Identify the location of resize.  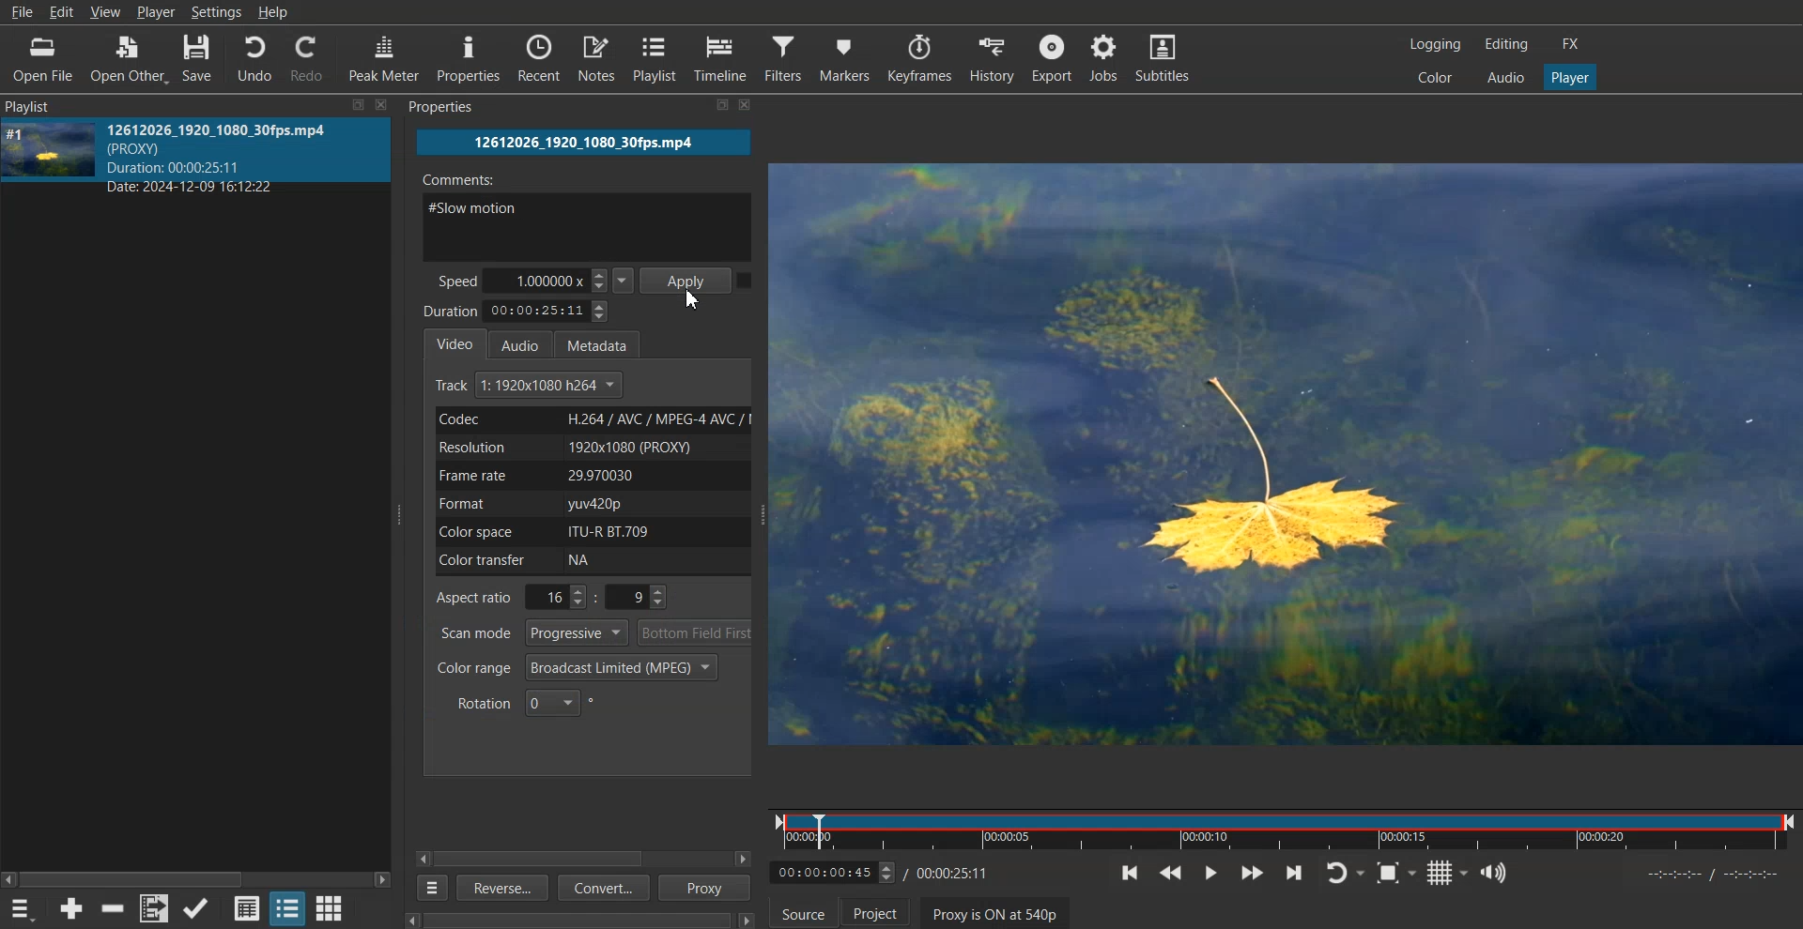
(354, 106).